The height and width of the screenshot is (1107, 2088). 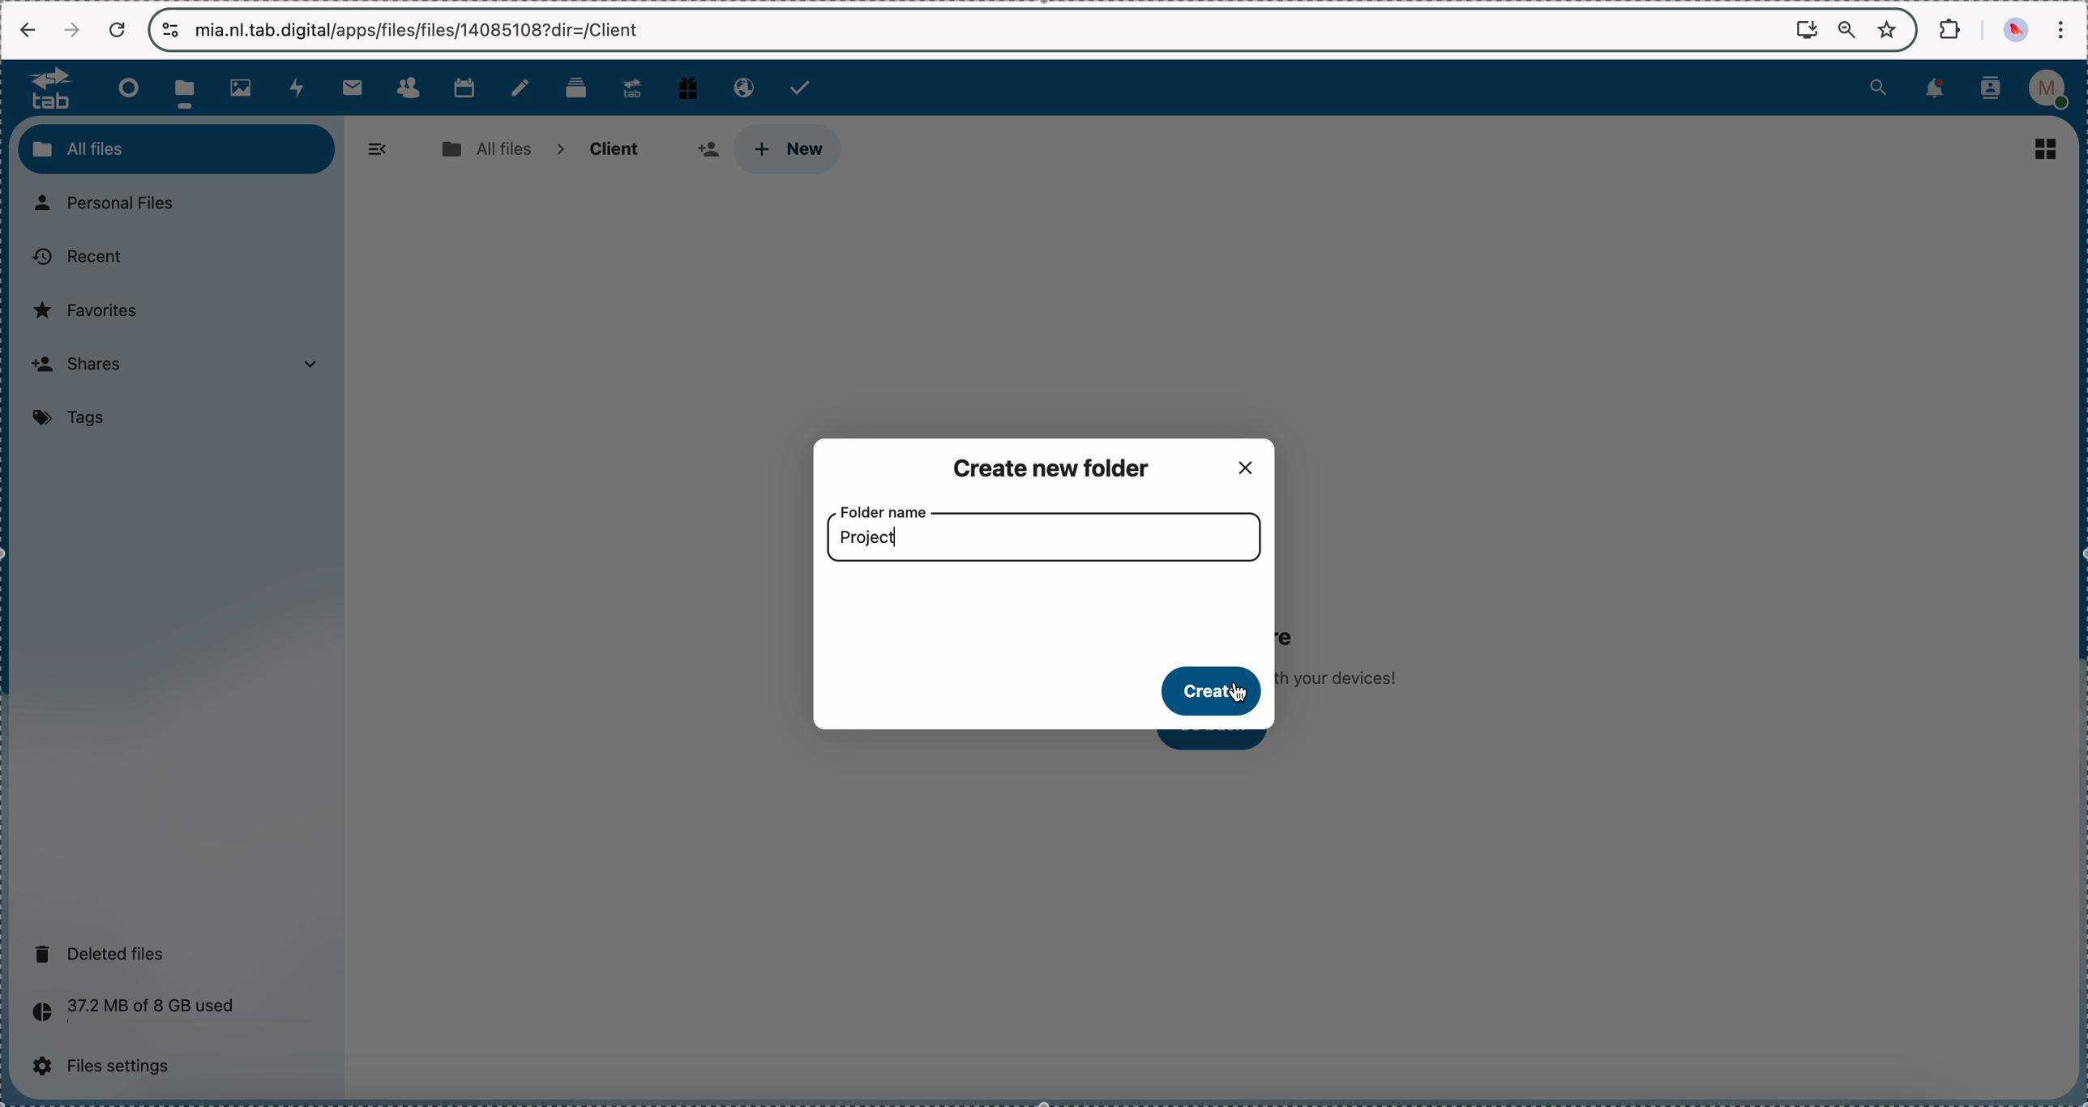 I want to click on click on new button, so click(x=785, y=149).